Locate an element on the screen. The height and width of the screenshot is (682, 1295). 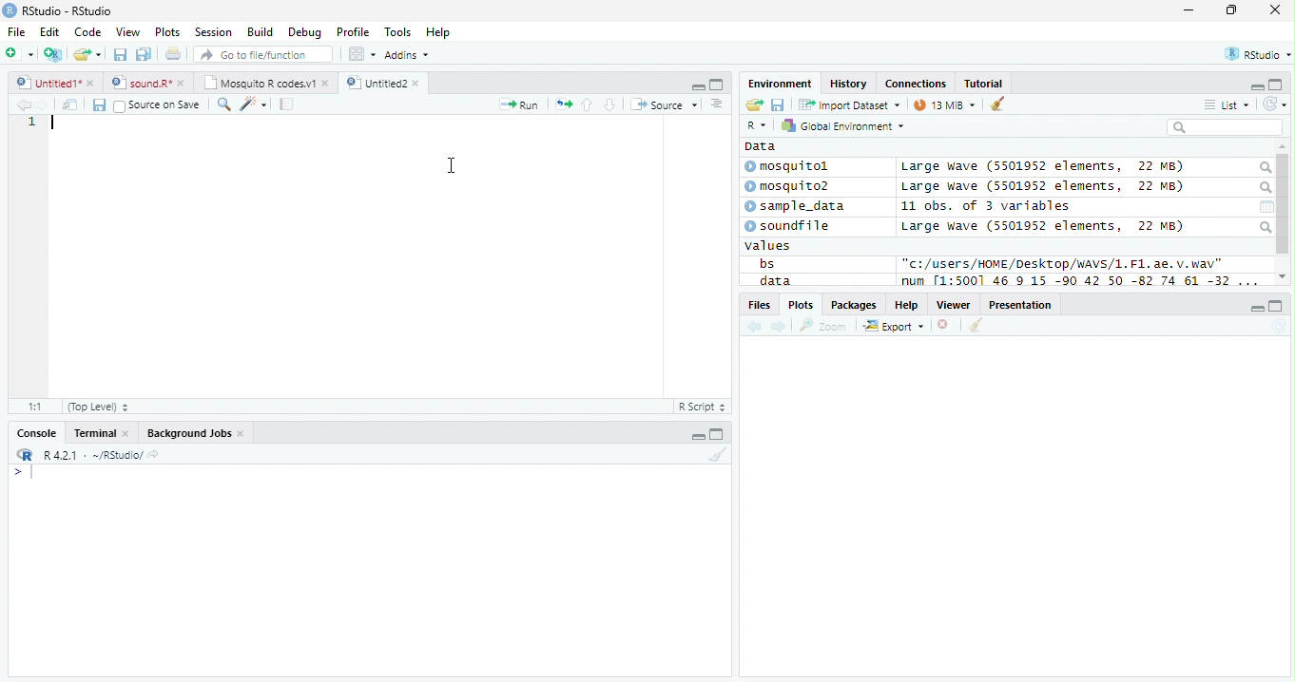
Go to previous section is located at coordinates (586, 104).